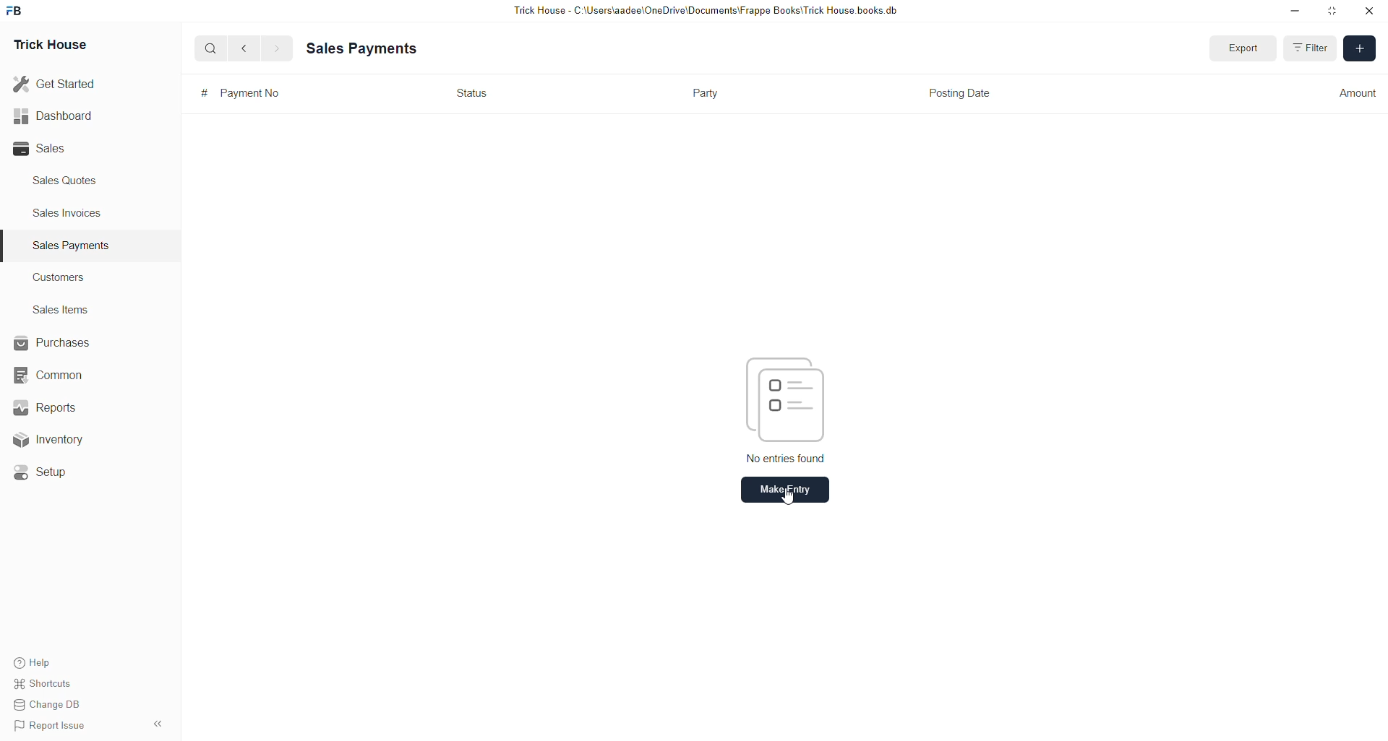 This screenshot has height=741, width=1388. What do you see at coordinates (364, 49) in the screenshot?
I see `Sales Payments` at bounding box center [364, 49].